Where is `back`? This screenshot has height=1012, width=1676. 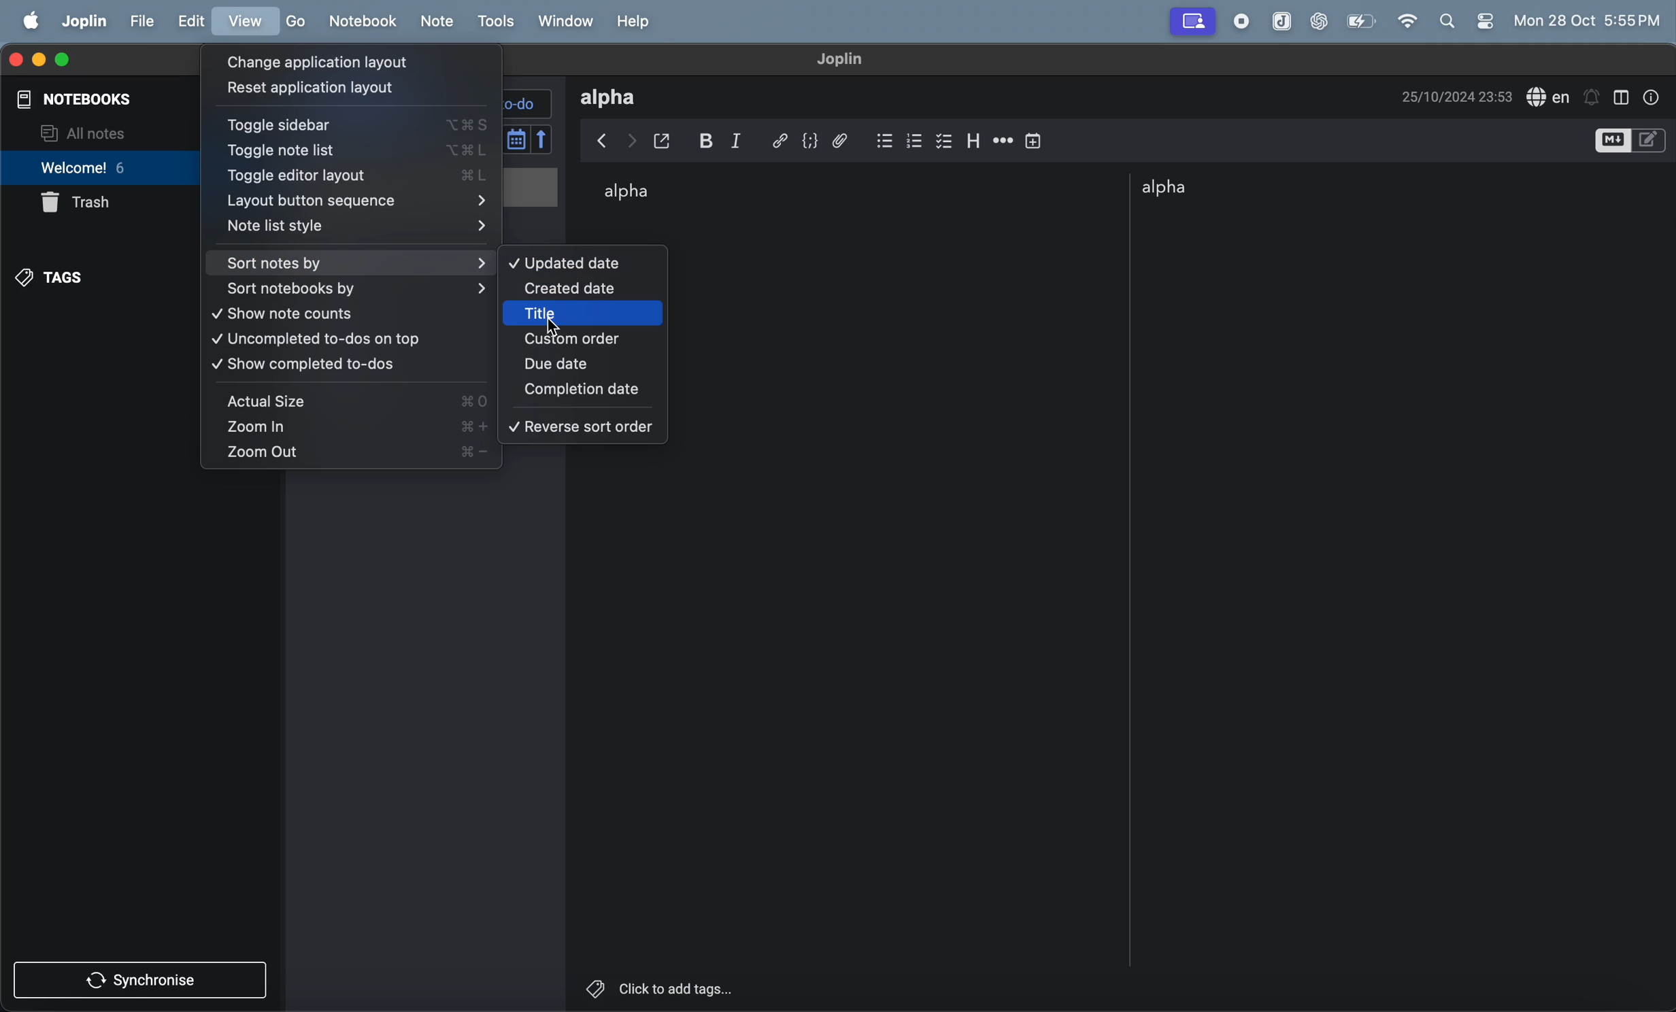 back is located at coordinates (599, 141).